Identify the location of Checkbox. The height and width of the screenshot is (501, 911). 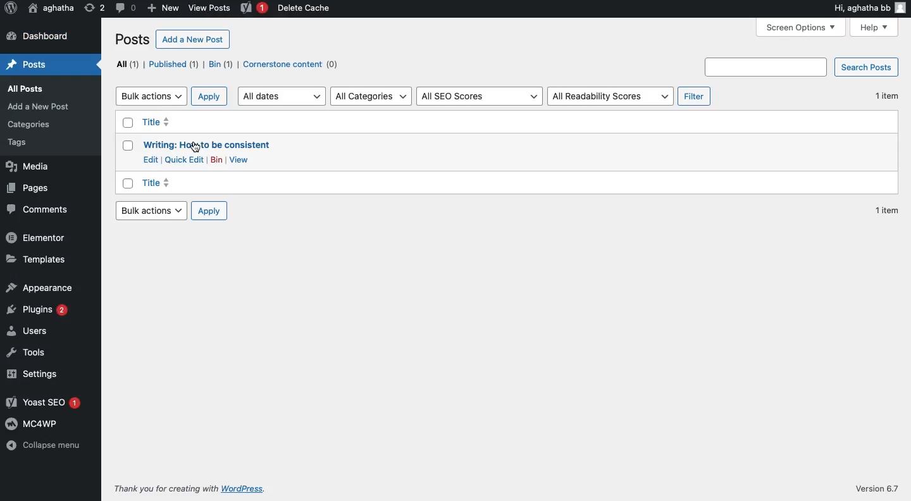
(128, 145).